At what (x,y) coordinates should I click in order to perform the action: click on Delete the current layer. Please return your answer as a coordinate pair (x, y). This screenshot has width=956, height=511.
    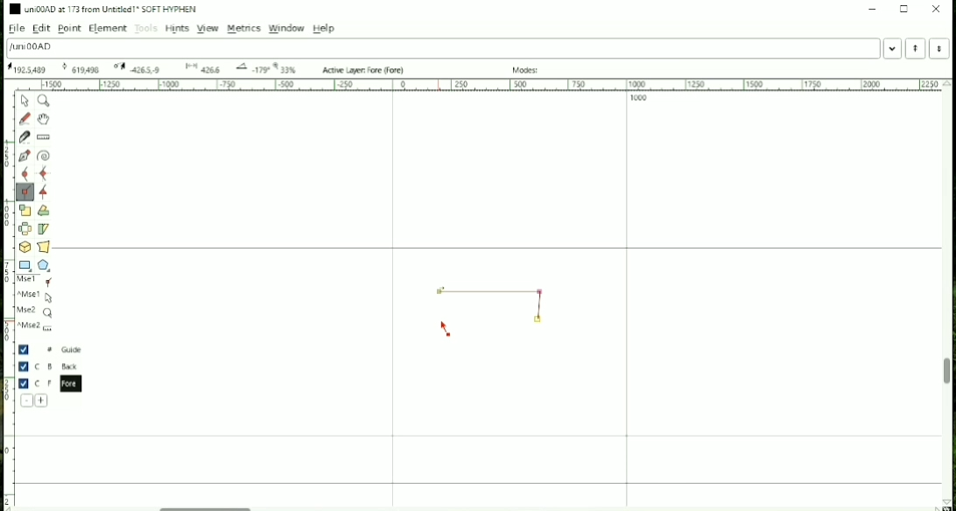
    Looking at the image, I should click on (27, 401).